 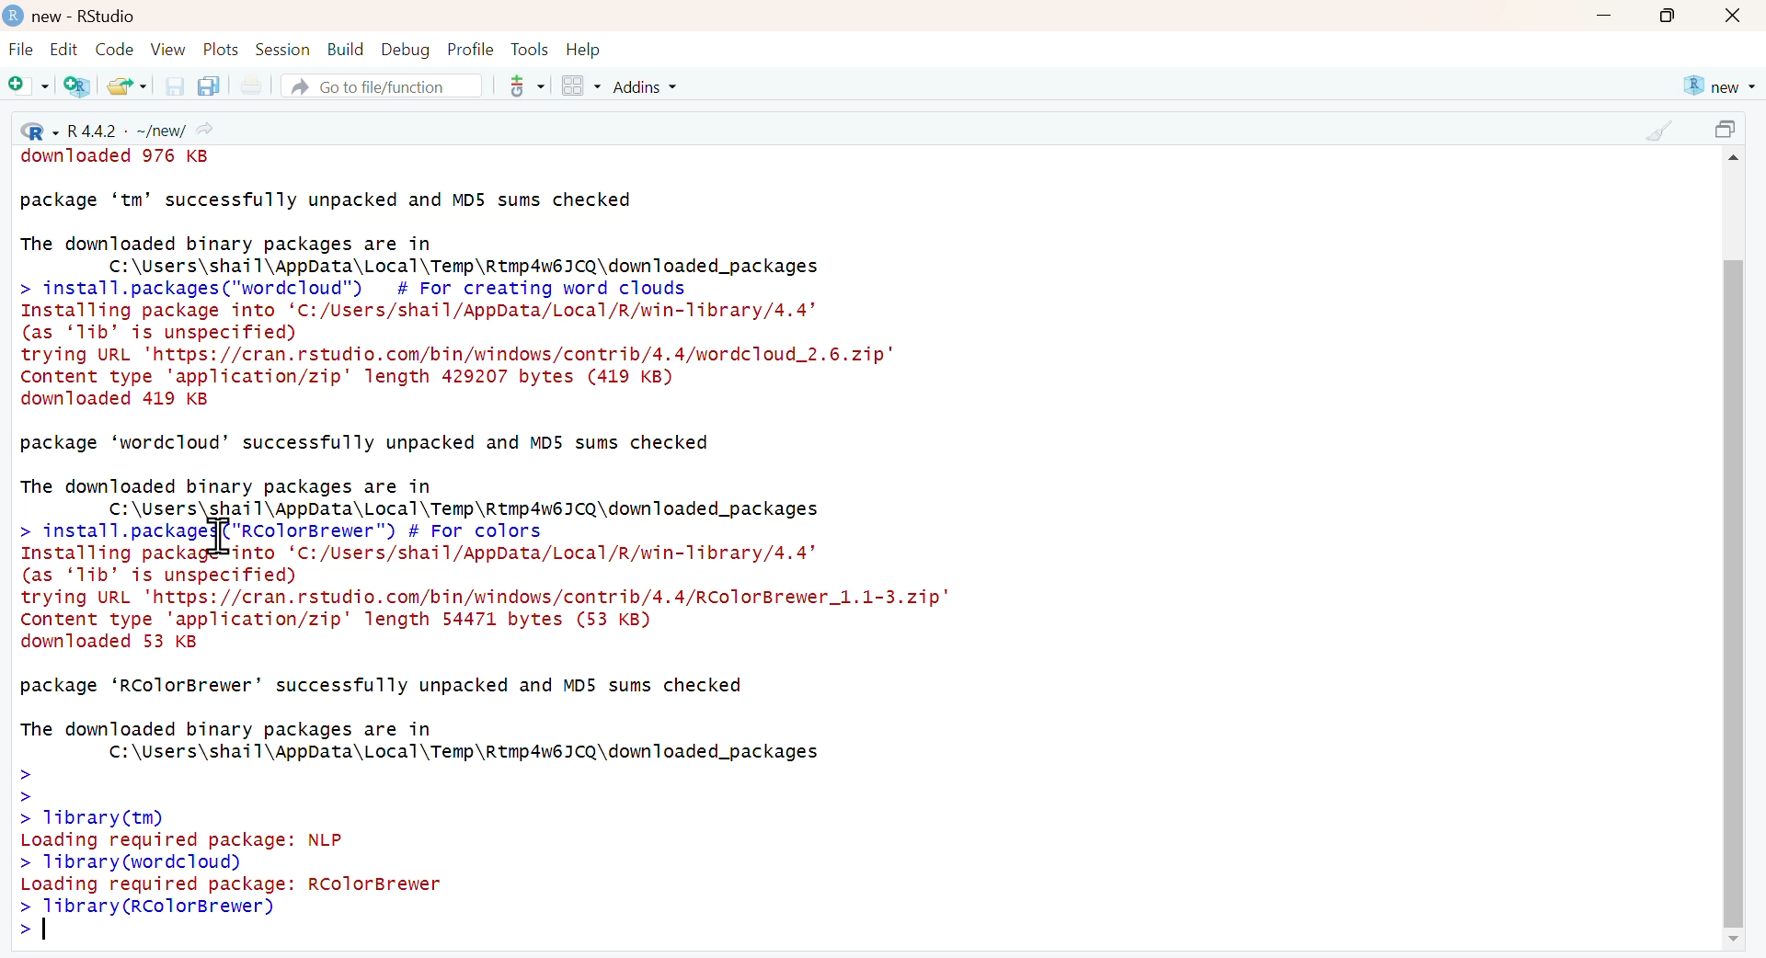 I want to click on scroll bar, so click(x=1732, y=592).